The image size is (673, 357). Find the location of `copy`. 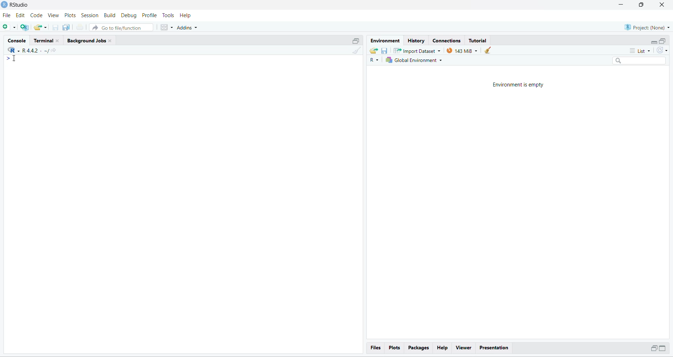

copy is located at coordinates (67, 27).